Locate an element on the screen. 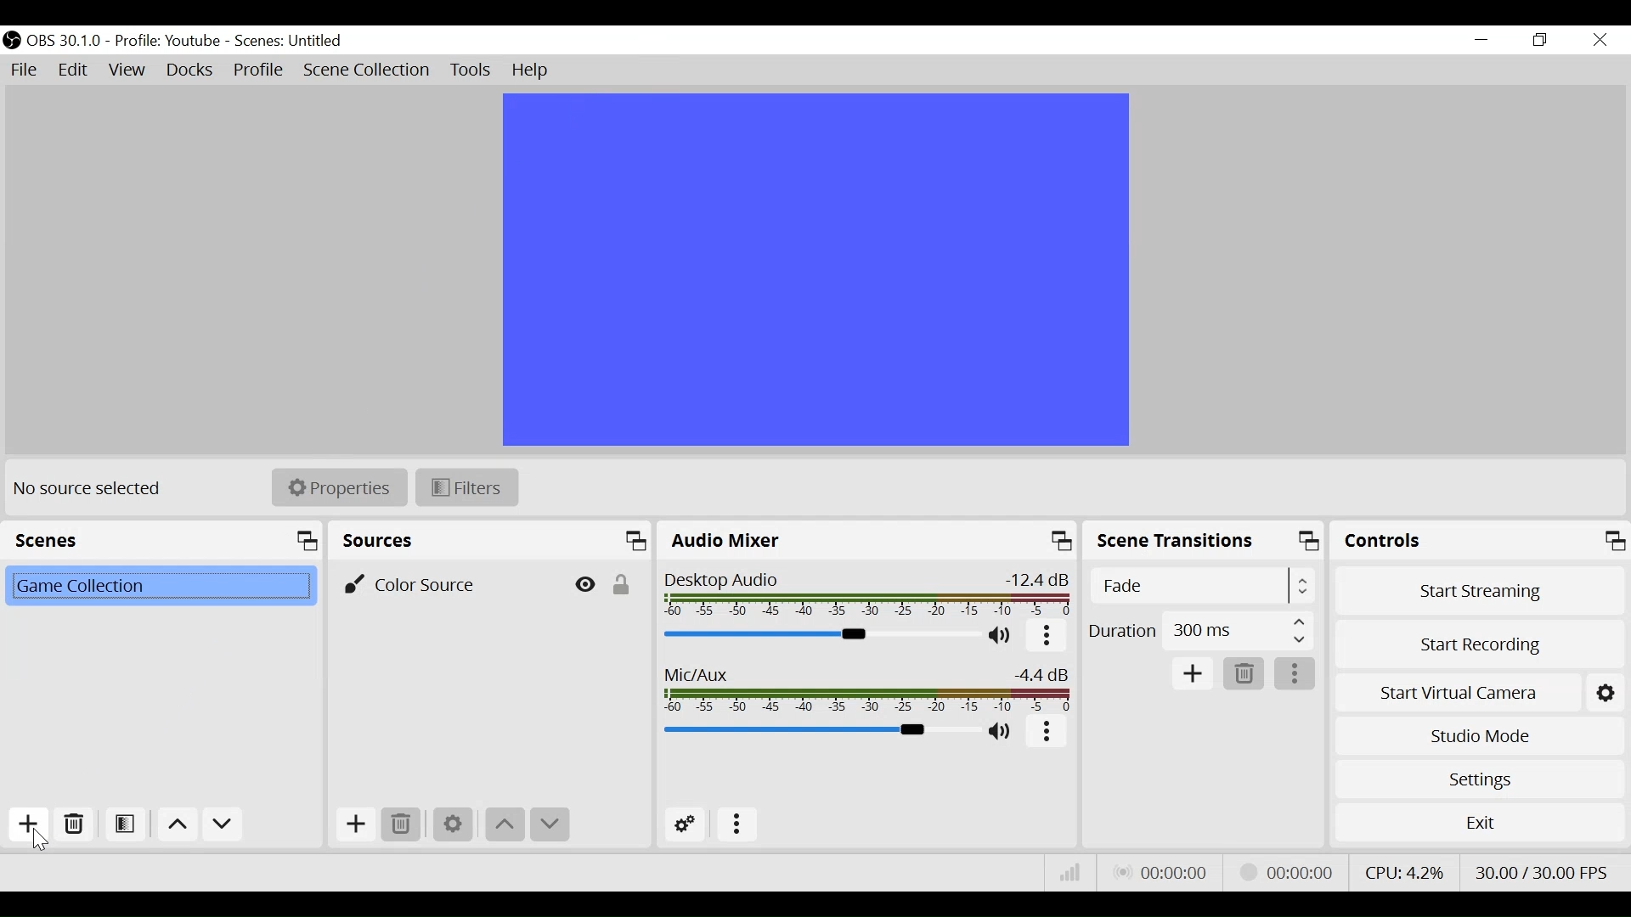  View is located at coordinates (128, 73).